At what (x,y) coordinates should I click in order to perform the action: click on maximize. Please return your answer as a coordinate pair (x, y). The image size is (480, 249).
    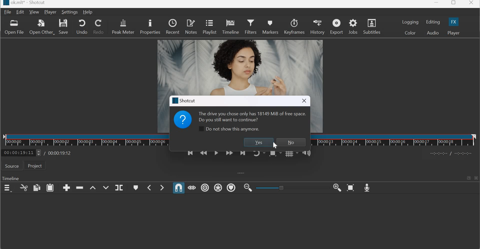
    Looking at the image, I should click on (468, 177).